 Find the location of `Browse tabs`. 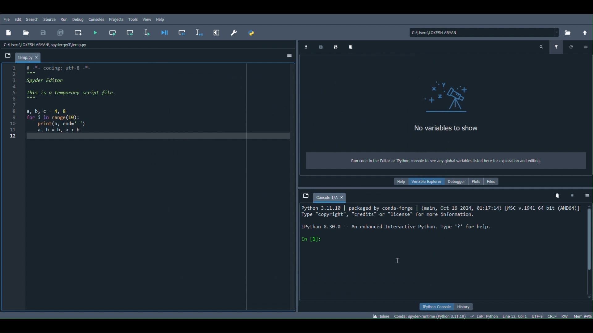

Browse tabs is located at coordinates (7, 56).